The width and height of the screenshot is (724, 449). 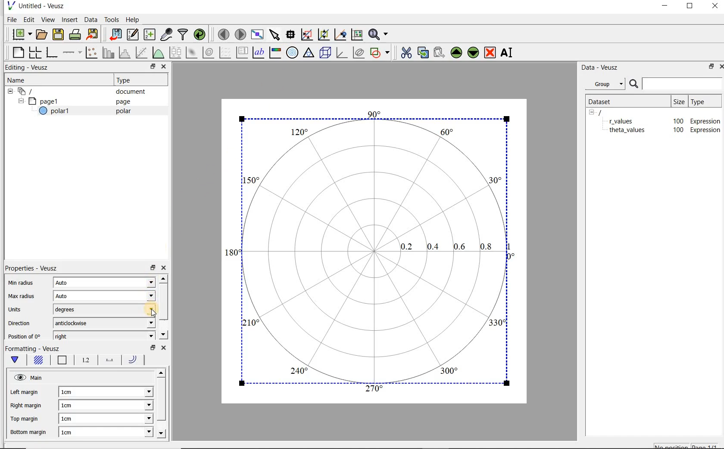 What do you see at coordinates (130, 432) in the screenshot?
I see `Bottom margin dropdown` at bounding box center [130, 432].